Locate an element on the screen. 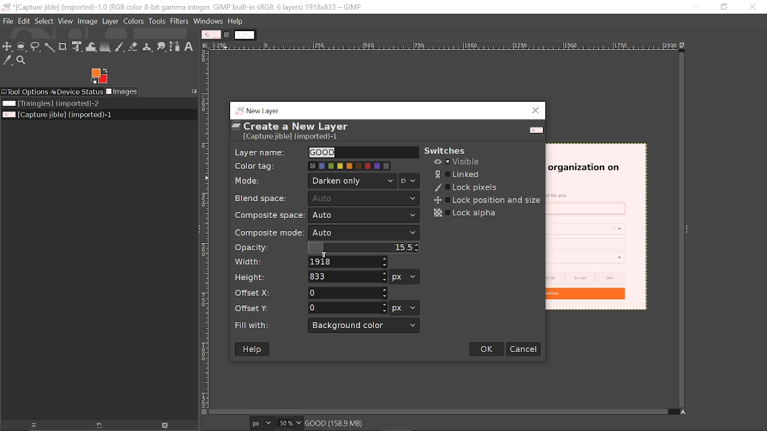  Current zoom is located at coordinates (286, 423).